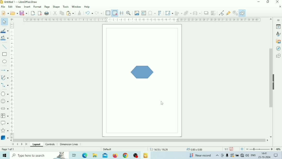 The image size is (282, 159). Describe the element at coordinates (70, 13) in the screenshot. I see `Paste` at that location.